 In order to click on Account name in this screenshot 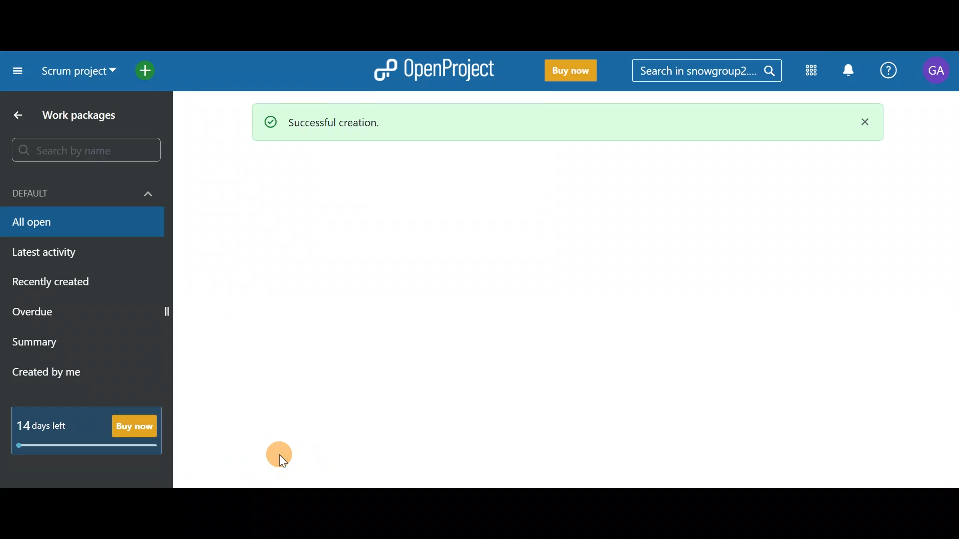, I will do `click(936, 71)`.